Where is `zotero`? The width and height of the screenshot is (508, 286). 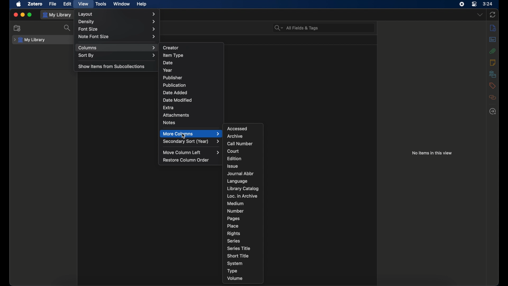 zotero is located at coordinates (35, 4).